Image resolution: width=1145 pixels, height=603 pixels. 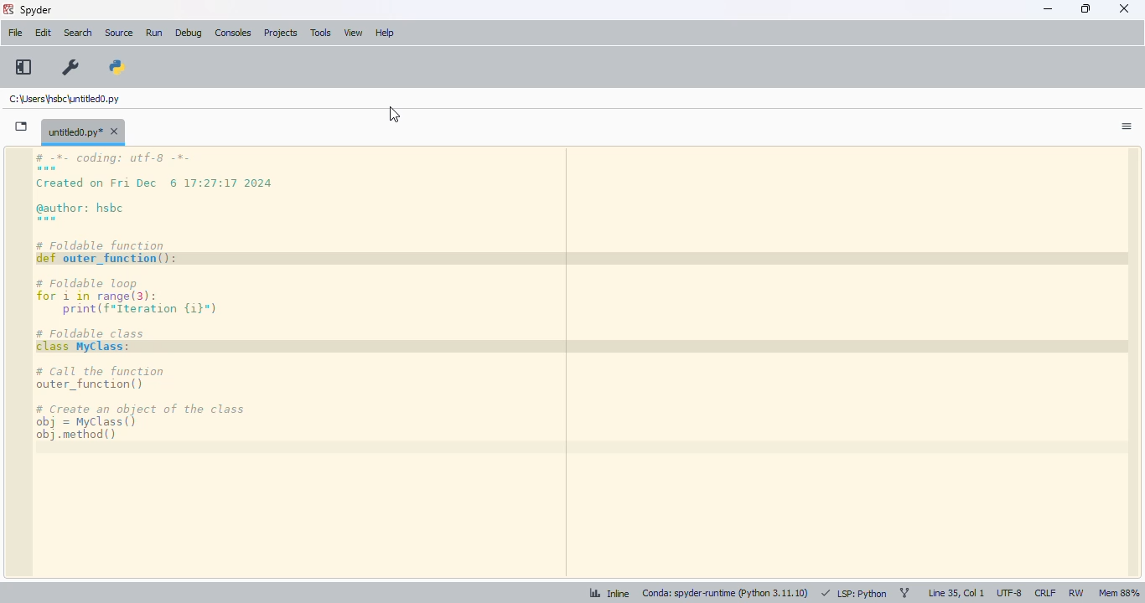 I want to click on projects, so click(x=282, y=33).